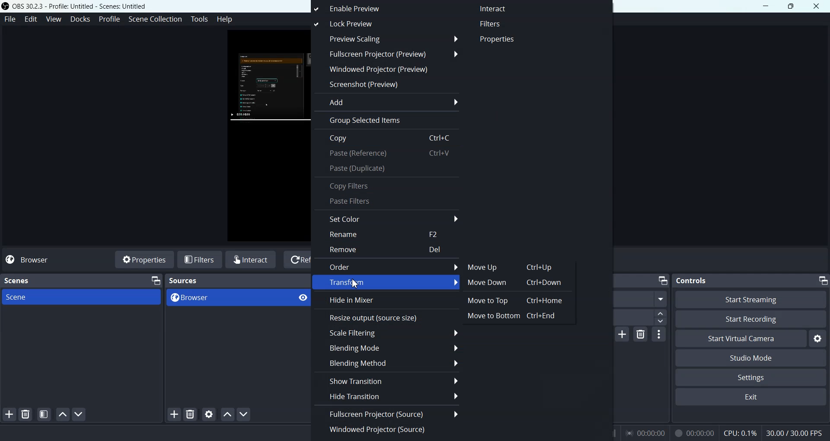 This screenshot has height=441, width=830. I want to click on Studio Mode, so click(750, 358).